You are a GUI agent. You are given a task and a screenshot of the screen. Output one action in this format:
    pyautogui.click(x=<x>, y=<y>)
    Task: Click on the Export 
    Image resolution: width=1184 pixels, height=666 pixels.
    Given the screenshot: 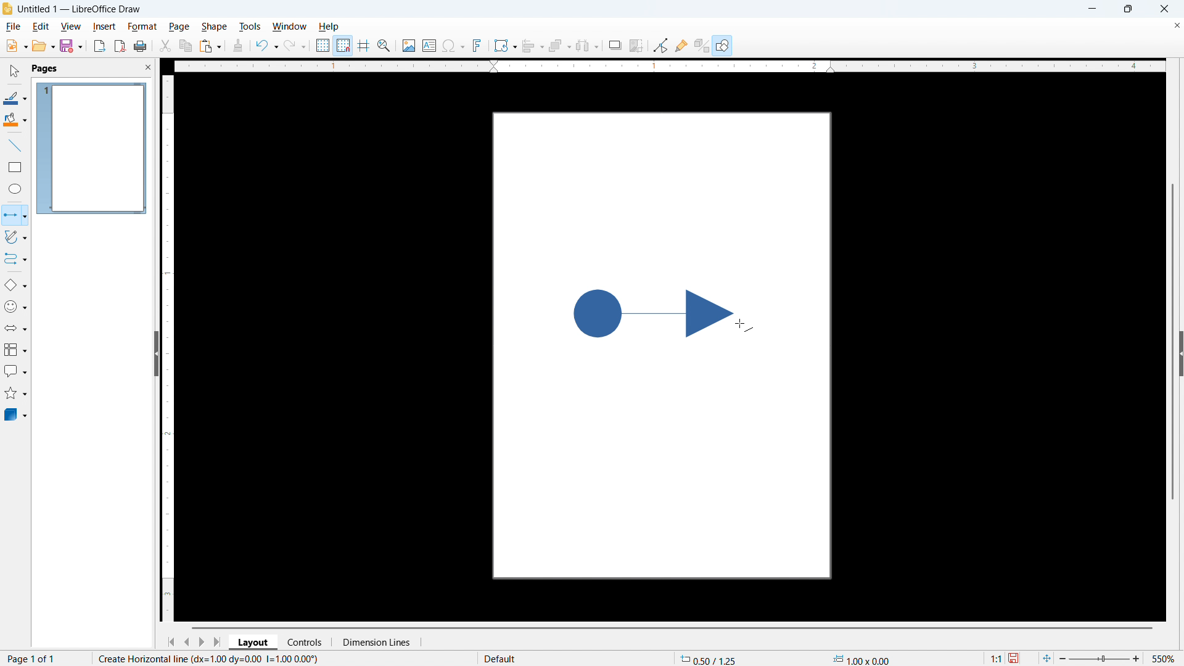 What is the action you would take?
    pyautogui.click(x=100, y=46)
    